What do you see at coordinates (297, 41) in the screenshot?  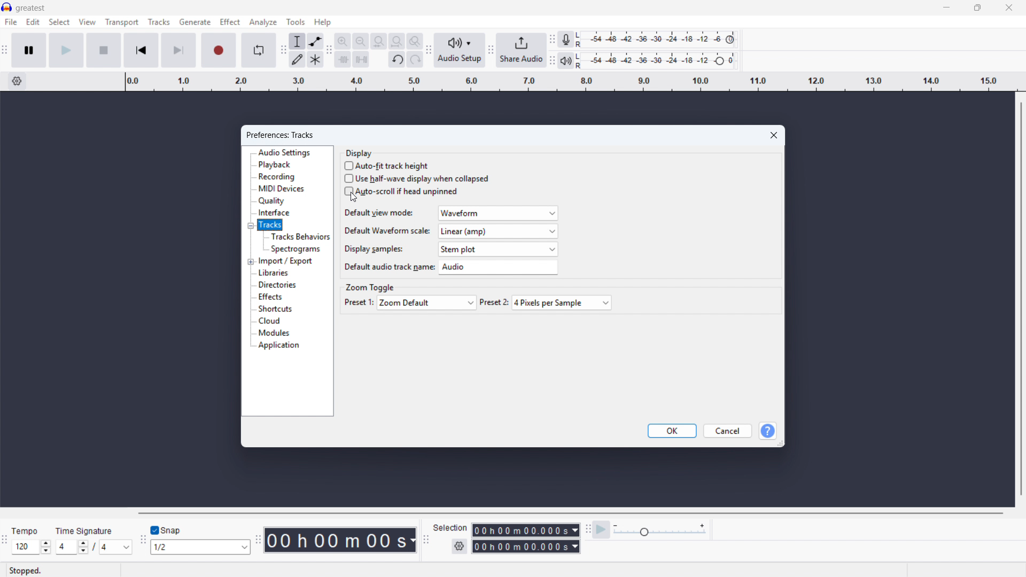 I see `Selection tool ` at bounding box center [297, 41].